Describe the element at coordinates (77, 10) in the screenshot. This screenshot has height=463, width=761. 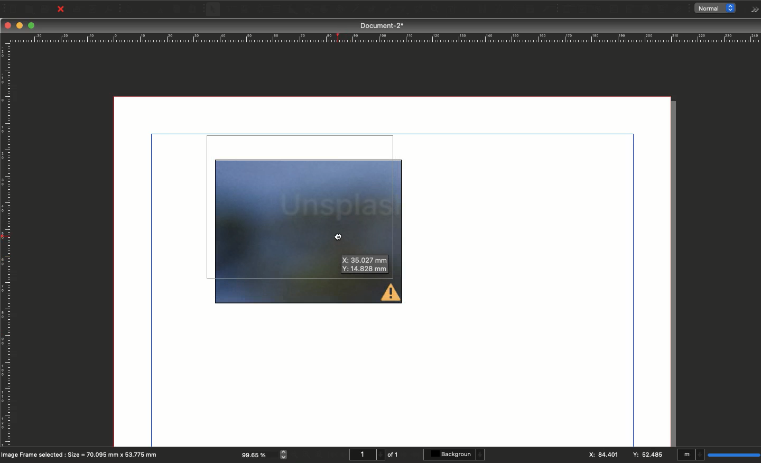
I see `Print` at that location.